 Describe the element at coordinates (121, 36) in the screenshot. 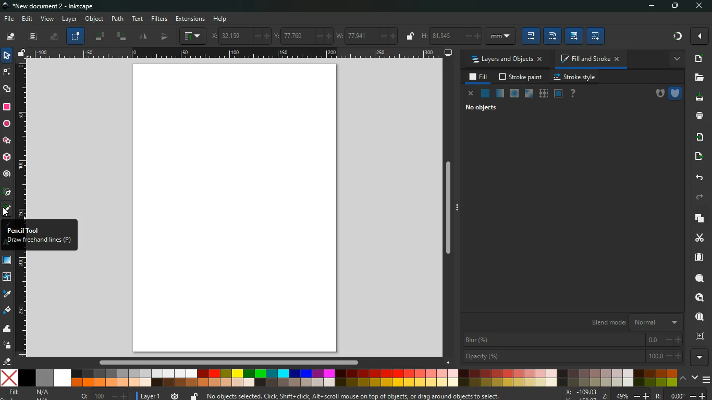

I see `tilt` at that location.